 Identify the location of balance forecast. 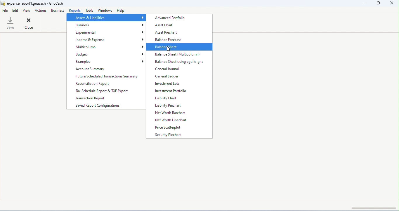
(169, 40).